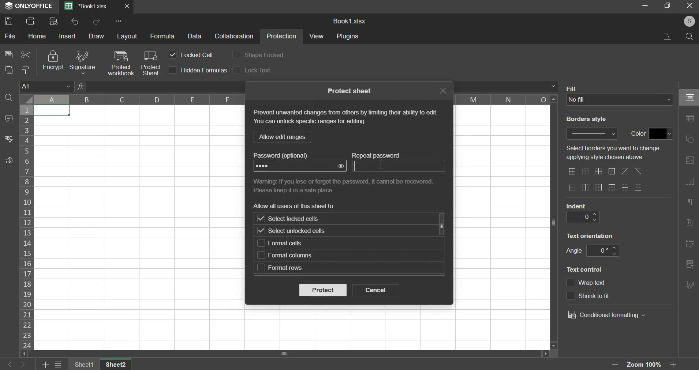 Image resolution: width=699 pixels, height=370 pixels. I want to click on password, so click(294, 166).